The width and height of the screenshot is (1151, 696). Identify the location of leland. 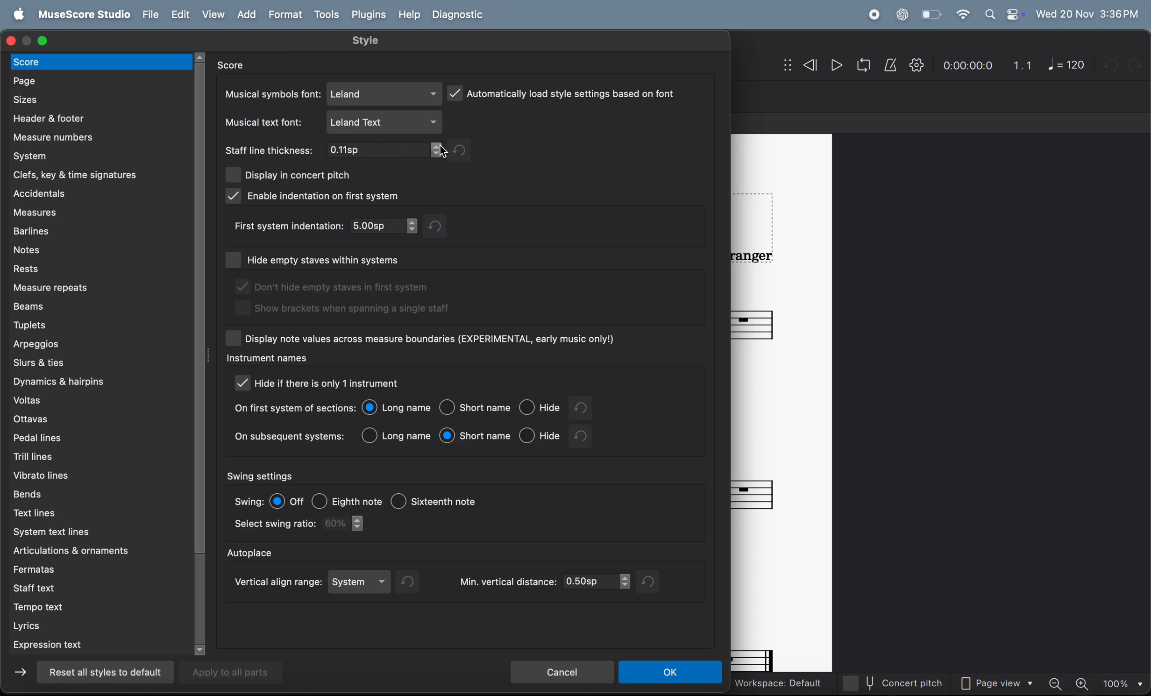
(385, 93).